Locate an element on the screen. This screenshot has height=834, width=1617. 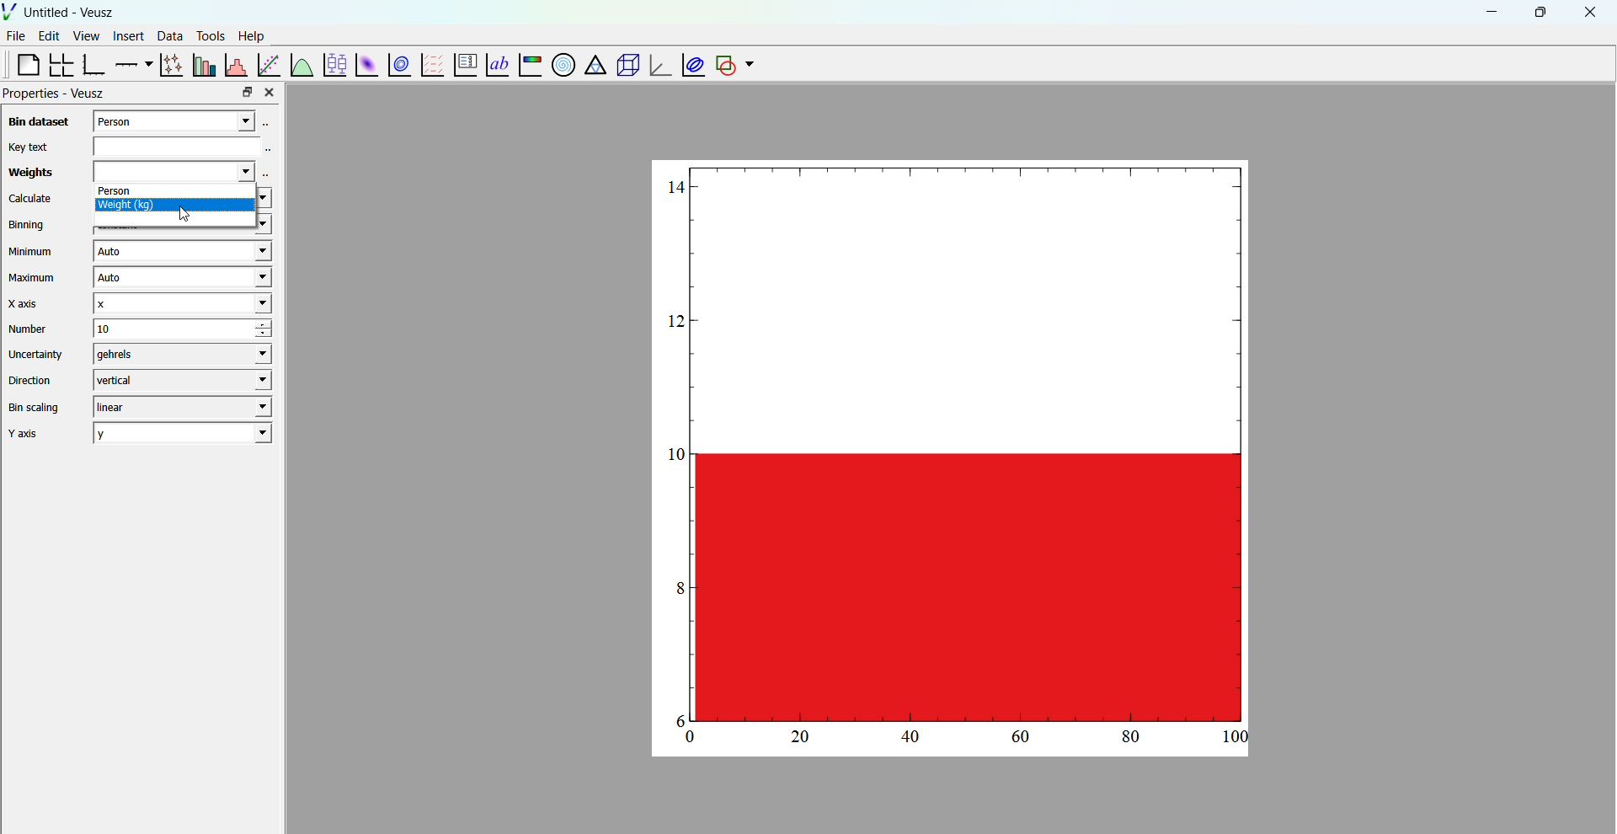
Calculate is located at coordinates (30, 200).